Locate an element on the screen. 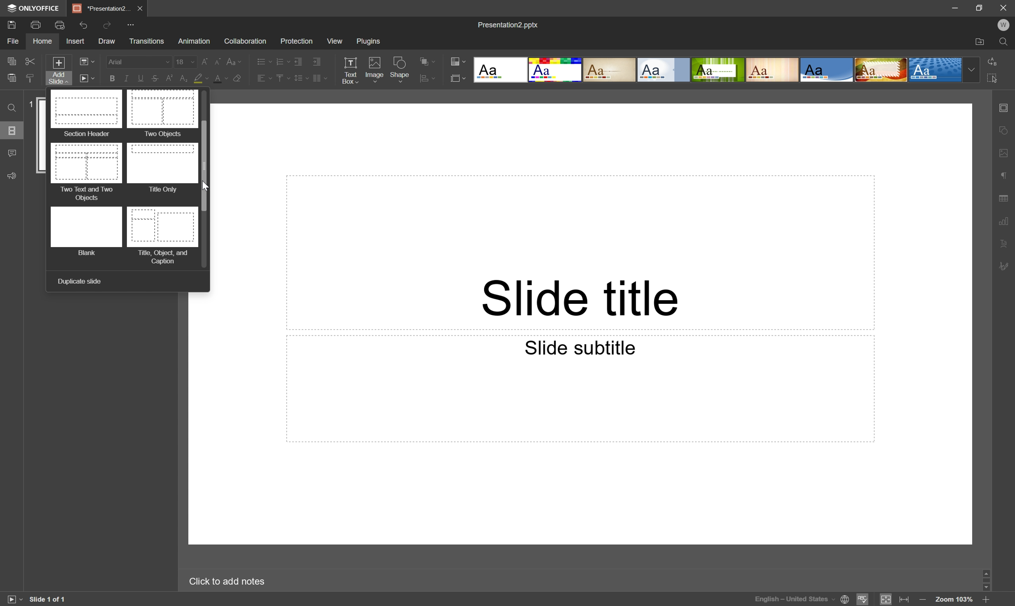 The image size is (1015, 606). Close is located at coordinates (1002, 7).